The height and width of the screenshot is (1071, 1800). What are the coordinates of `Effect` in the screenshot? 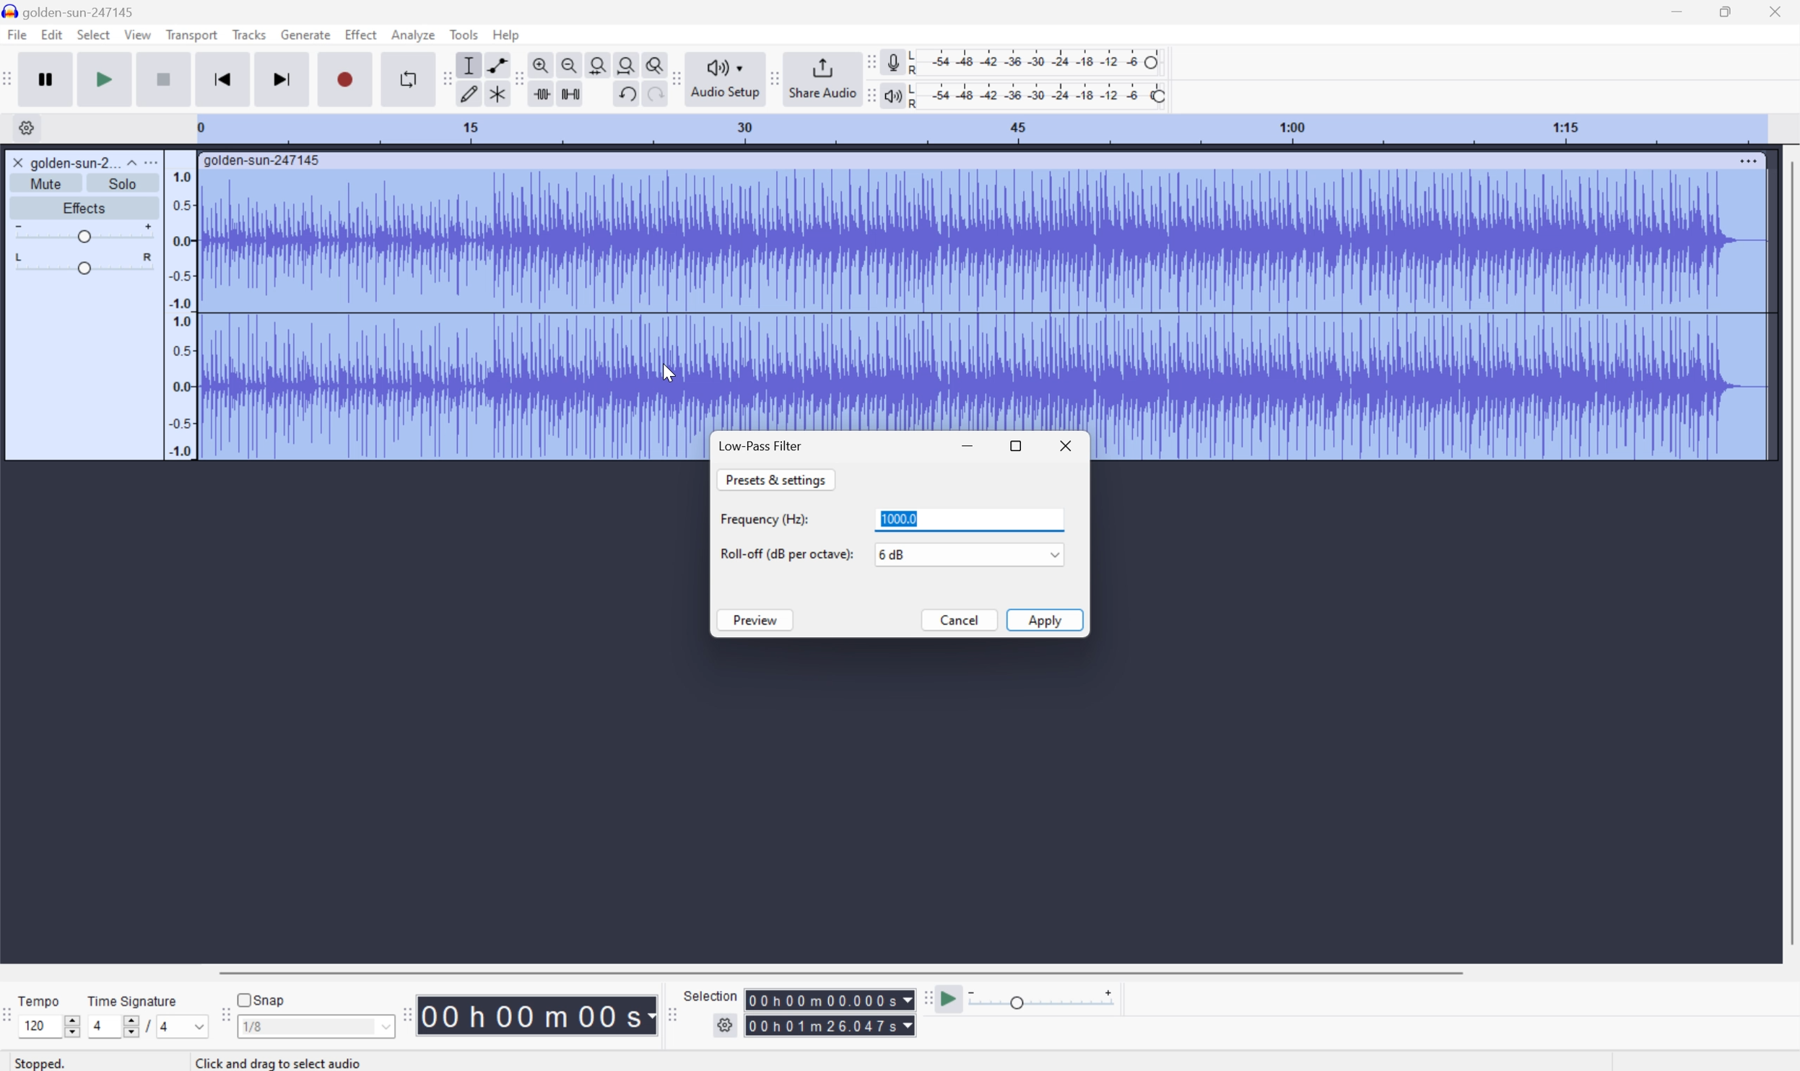 It's located at (361, 33).